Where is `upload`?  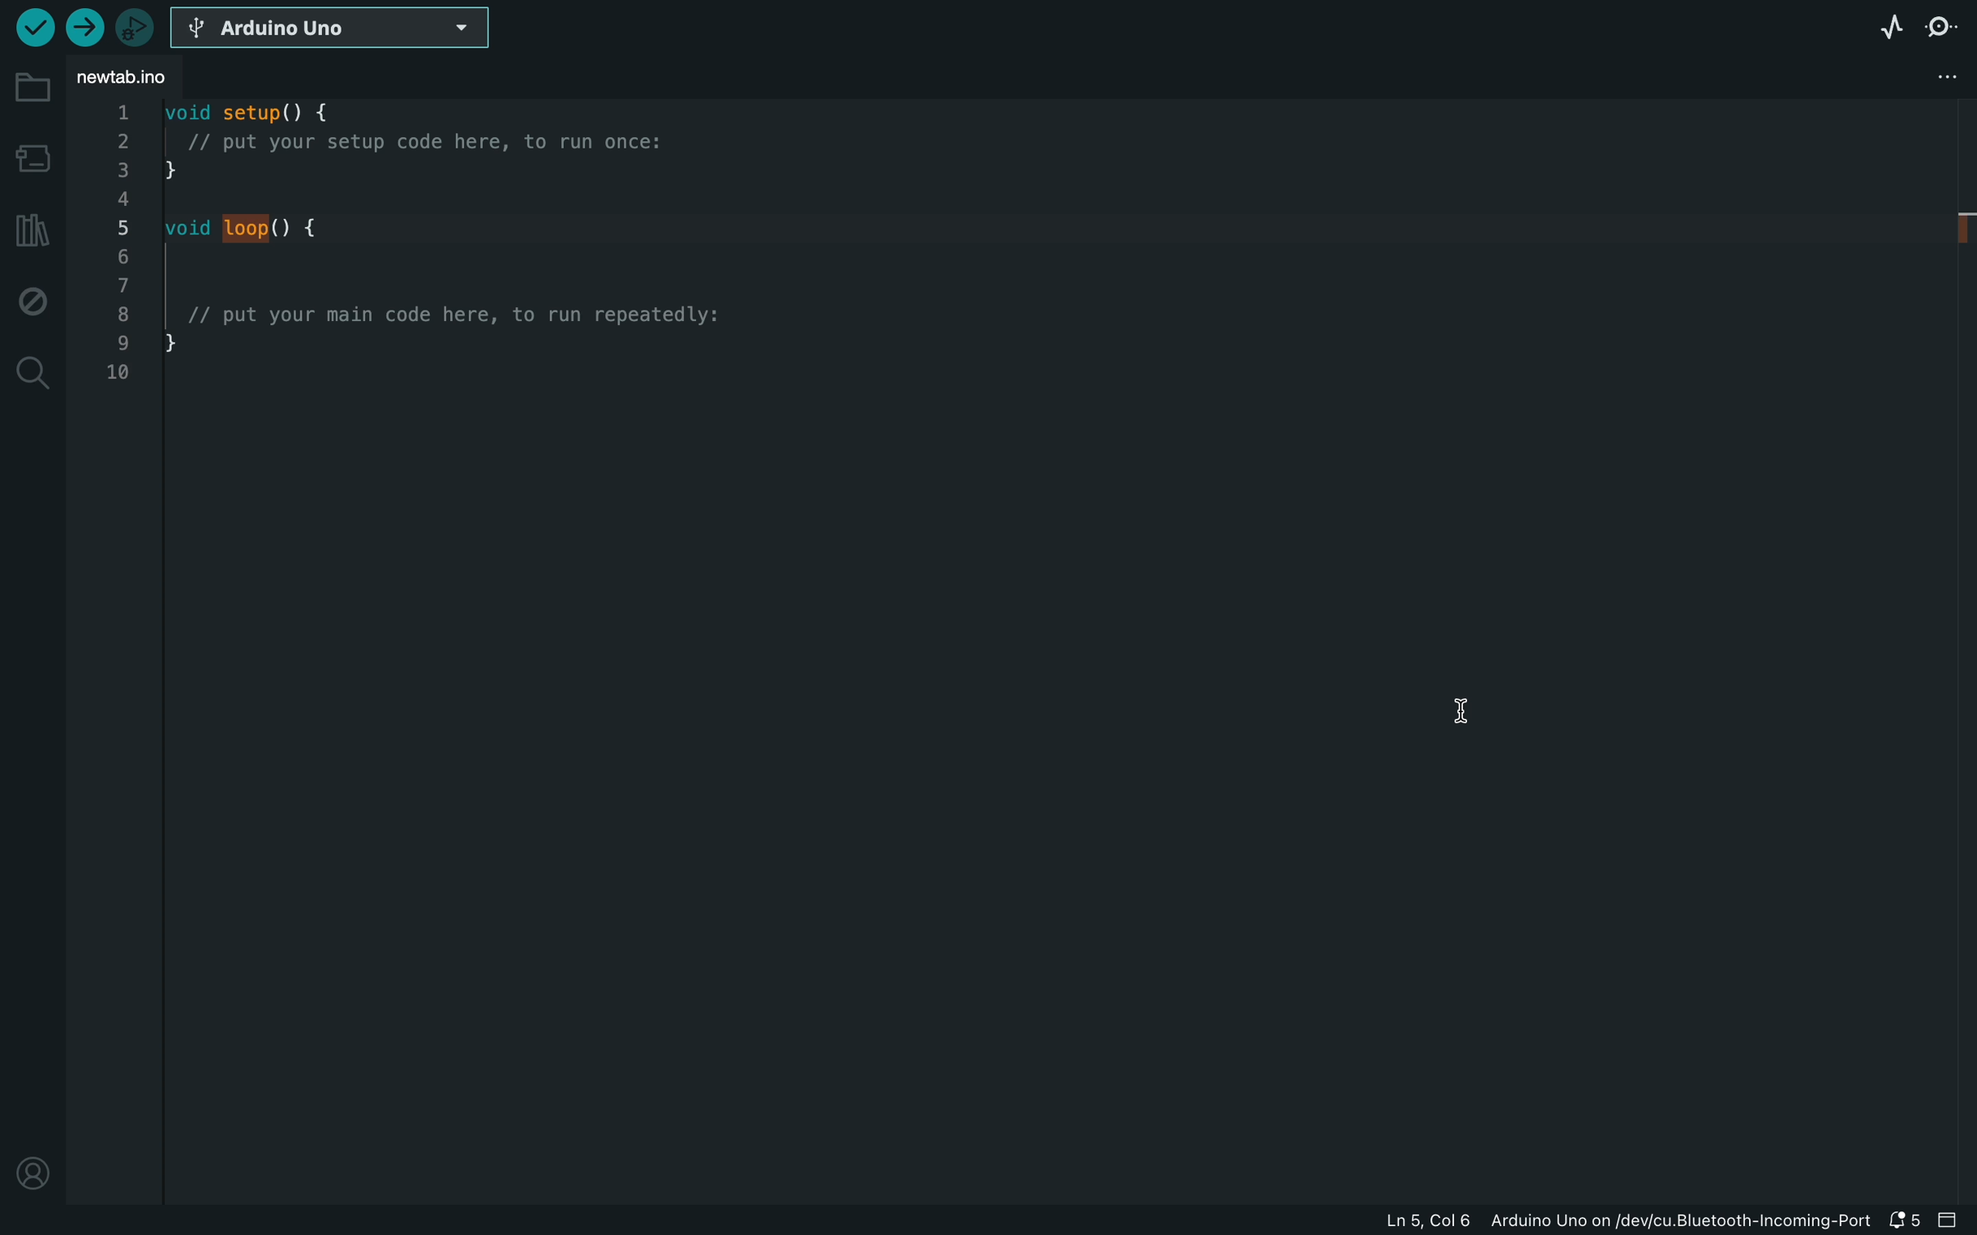
upload is located at coordinates (84, 29).